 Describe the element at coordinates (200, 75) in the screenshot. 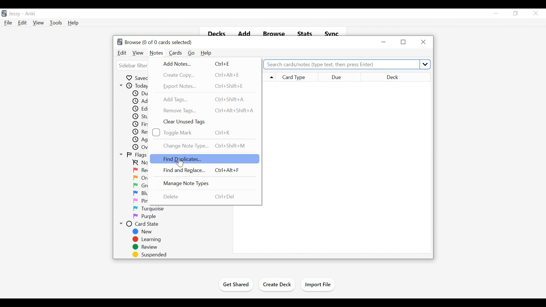

I see `Create Copy` at that location.